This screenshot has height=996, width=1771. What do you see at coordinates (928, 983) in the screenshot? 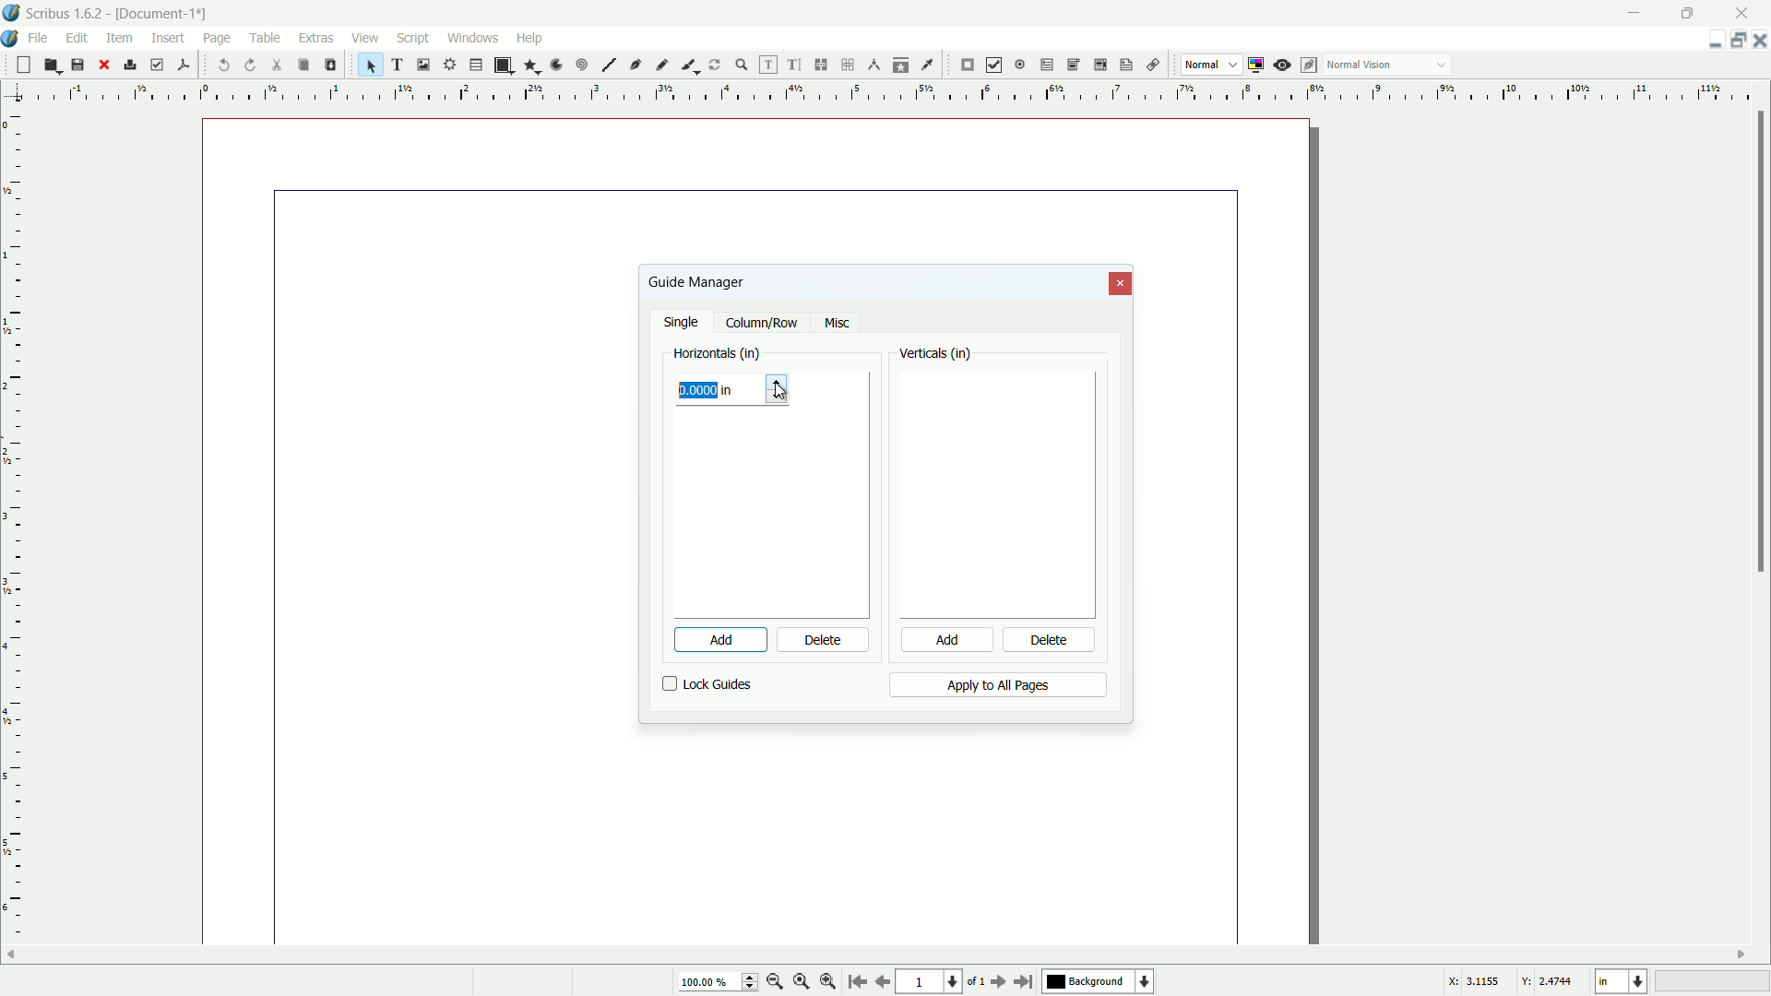
I see `current page number` at bounding box center [928, 983].